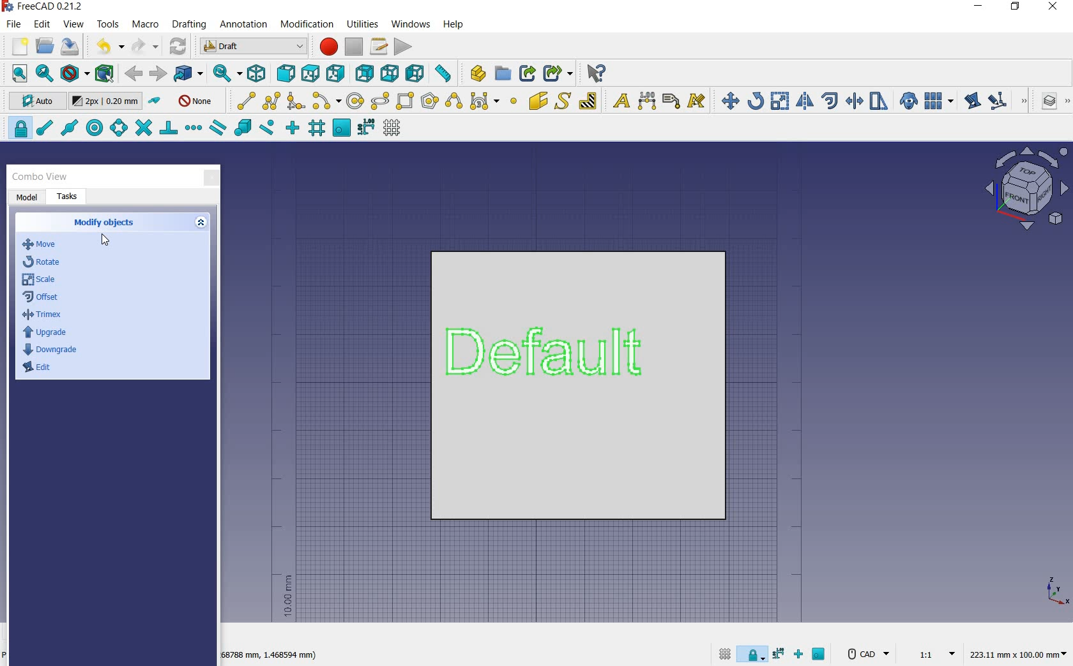  I want to click on save, so click(70, 47).